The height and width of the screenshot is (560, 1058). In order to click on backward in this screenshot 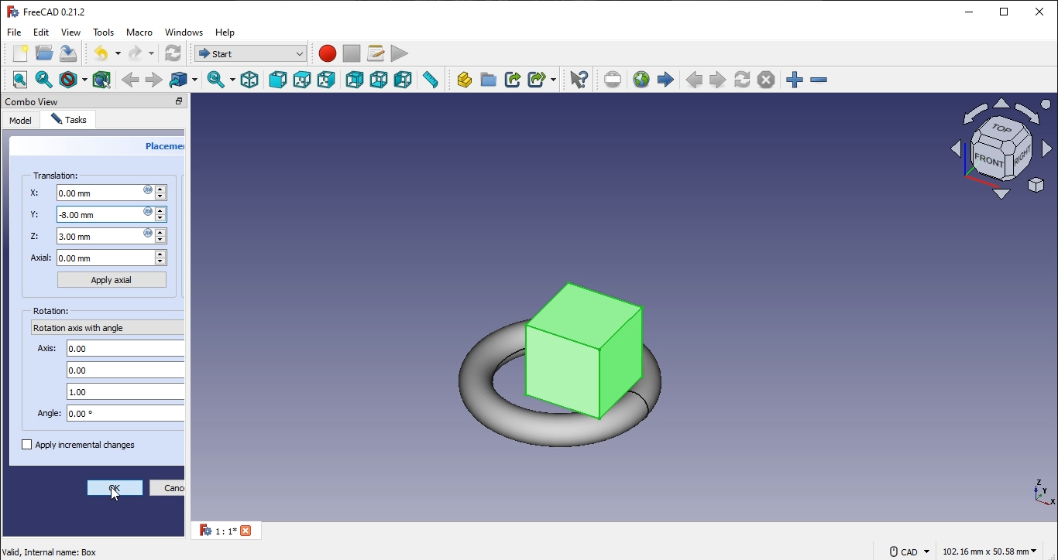, I will do `click(131, 79)`.